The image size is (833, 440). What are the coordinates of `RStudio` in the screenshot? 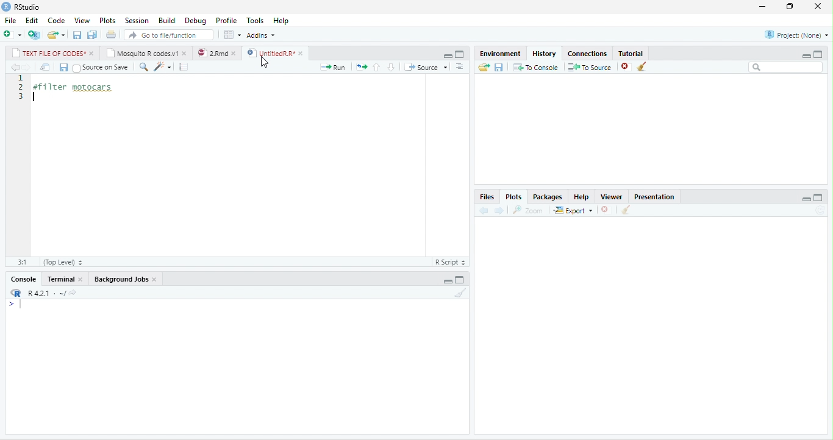 It's located at (27, 7).